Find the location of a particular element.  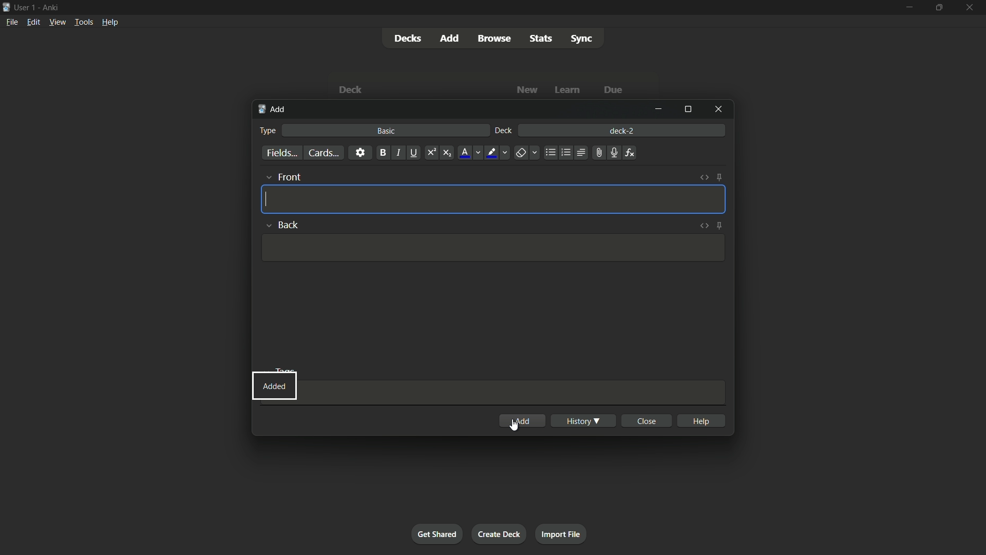

due is located at coordinates (612, 90).